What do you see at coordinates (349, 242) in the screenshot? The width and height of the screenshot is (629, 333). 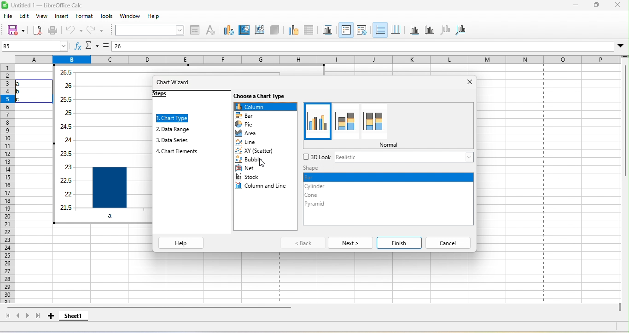 I see `next` at bounding box center [349, 242].